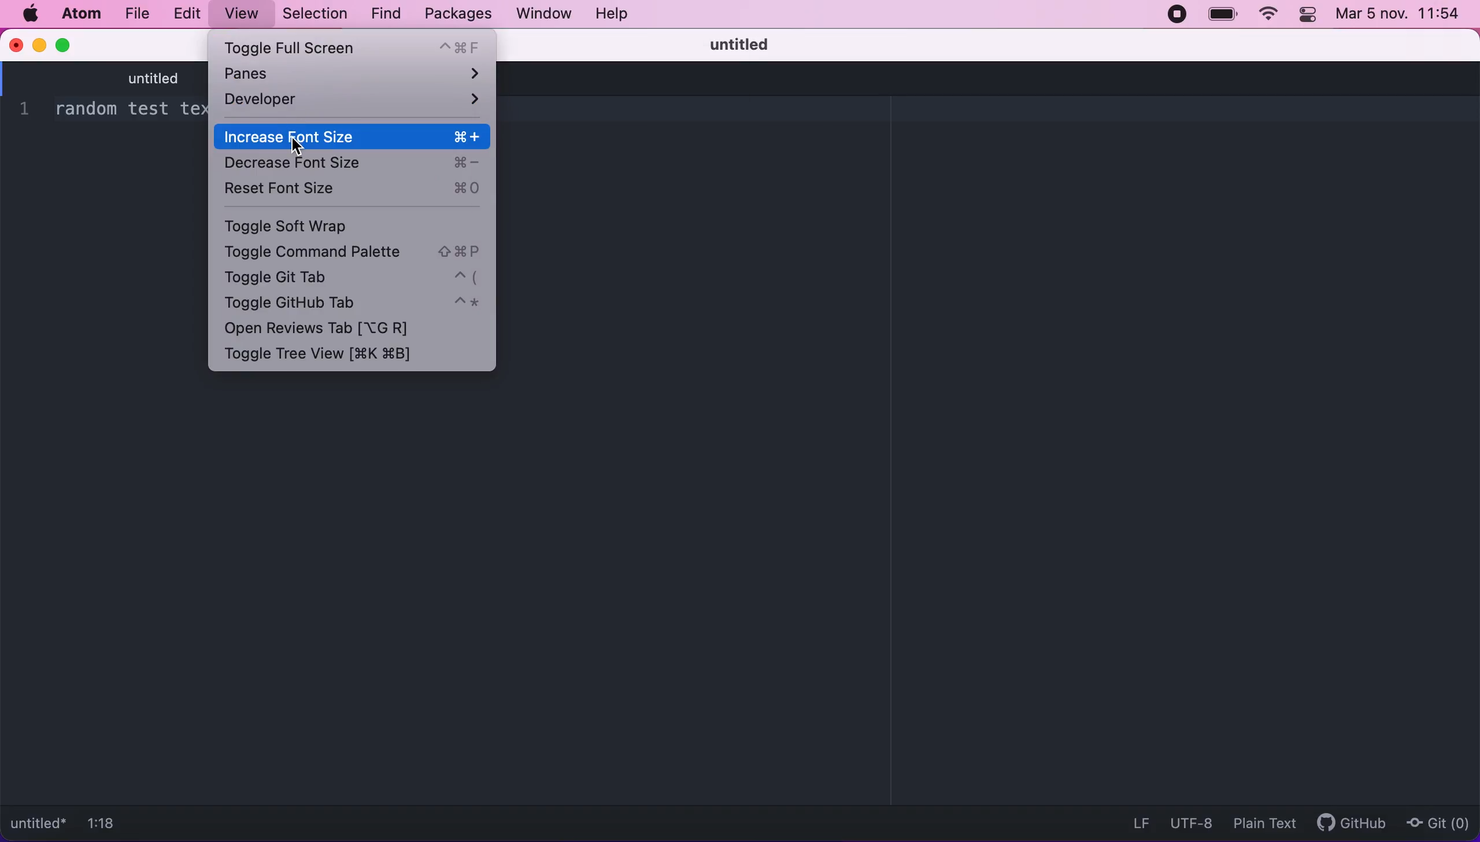 The height and width of the screenshot is (842, 1480). Describe the element at coordinates (242, 14) in the screenshot. I see `view` at that location.